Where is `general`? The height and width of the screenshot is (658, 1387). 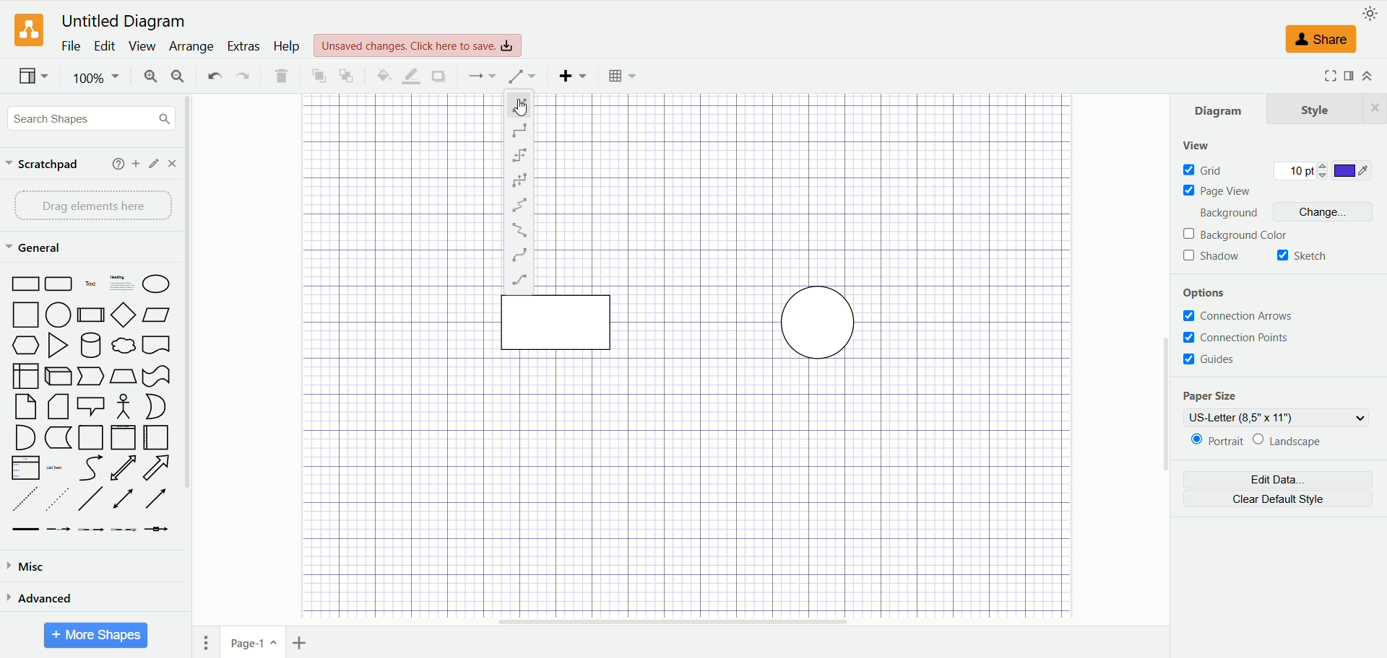
general is located at coordinates (34, 247).